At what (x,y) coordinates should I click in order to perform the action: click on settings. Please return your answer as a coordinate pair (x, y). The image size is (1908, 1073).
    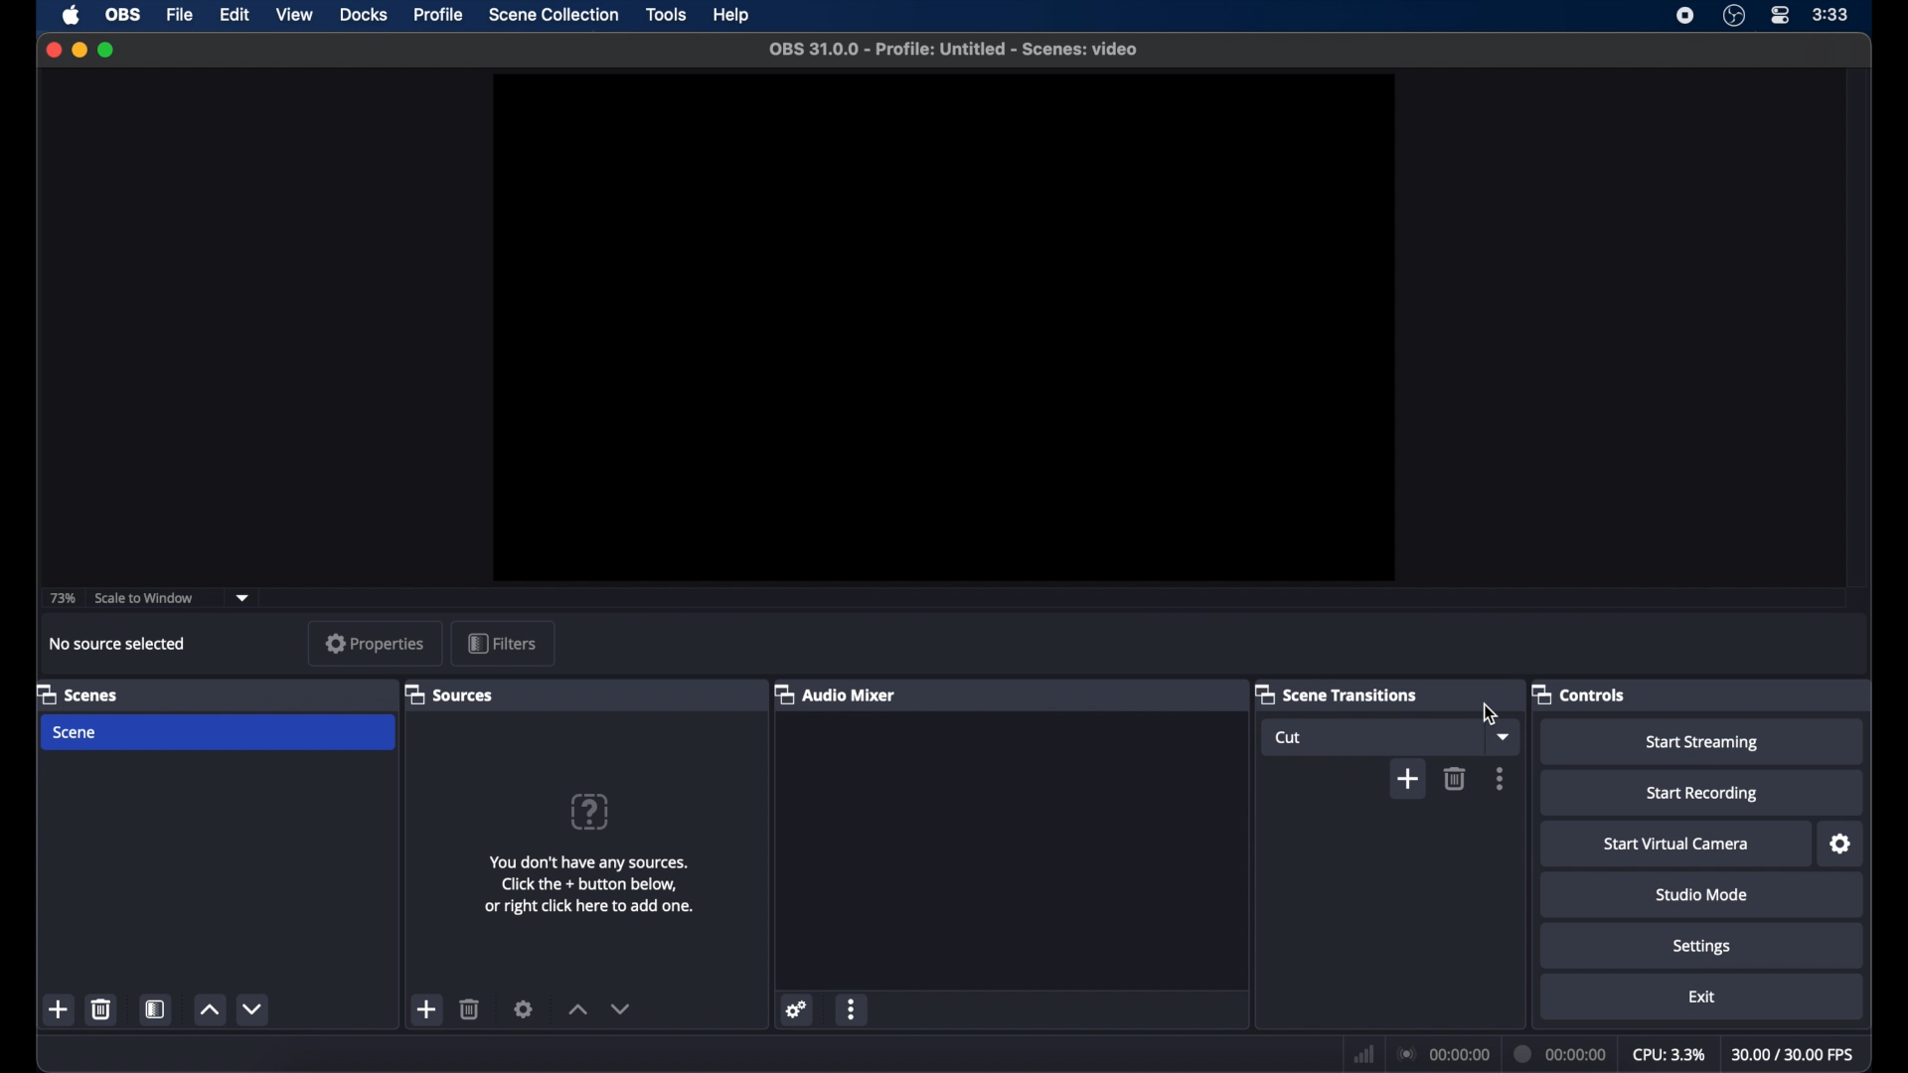
    Looking at the image, I should click on (1841, 845).